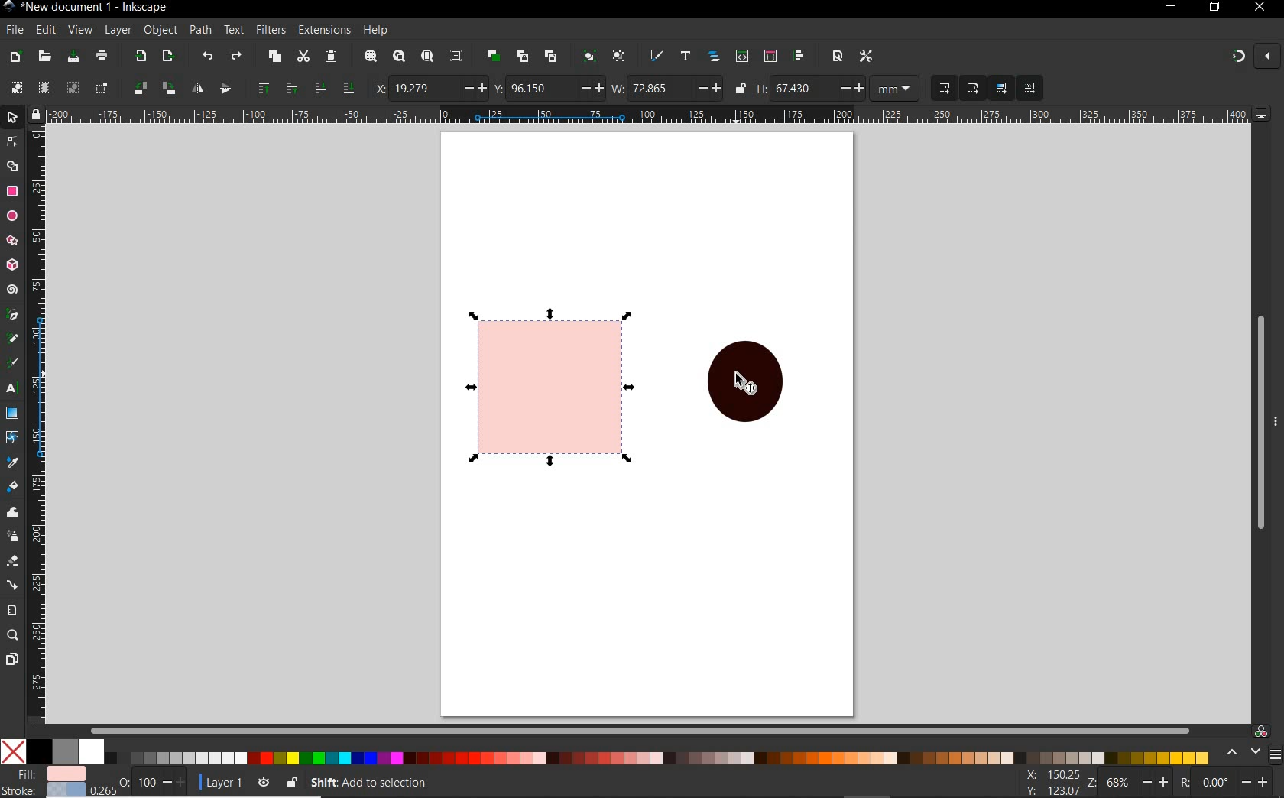  Describe the element at coordinates (456, 56) in the screenshot. I see `zoom center page` at that location.